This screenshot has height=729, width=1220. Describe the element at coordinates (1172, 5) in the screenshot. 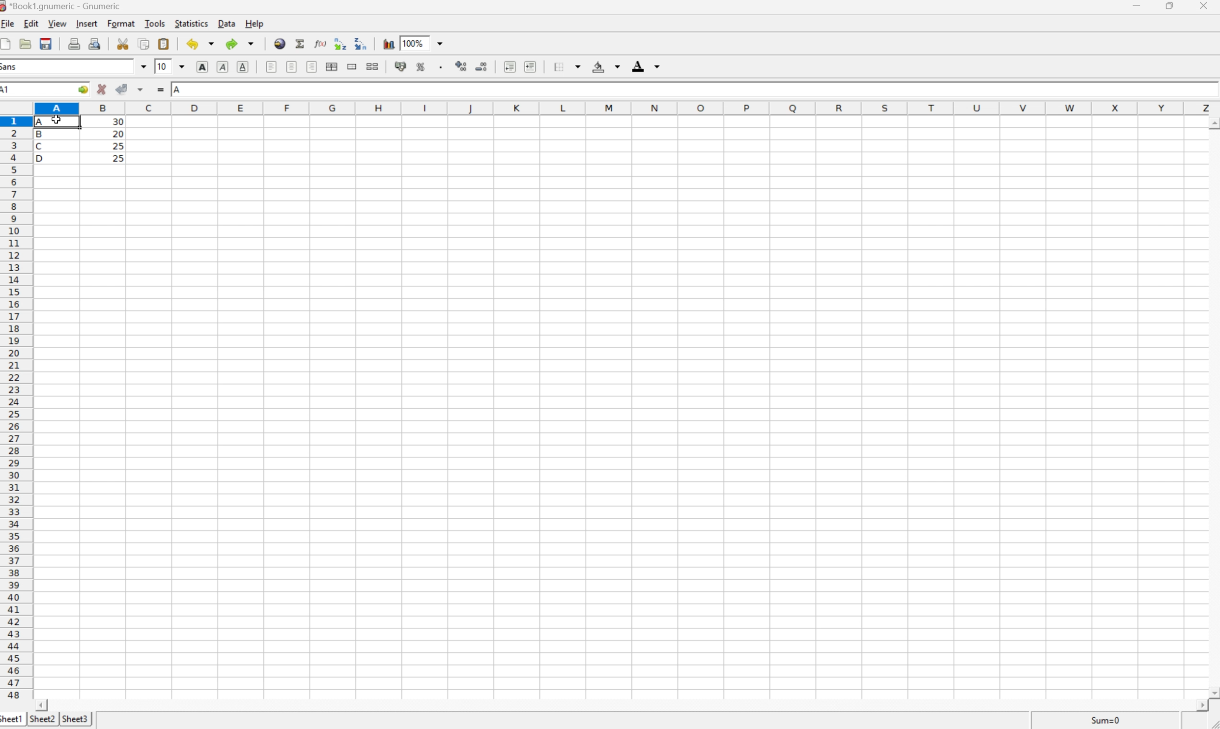

I see `Restore Down` at that location.